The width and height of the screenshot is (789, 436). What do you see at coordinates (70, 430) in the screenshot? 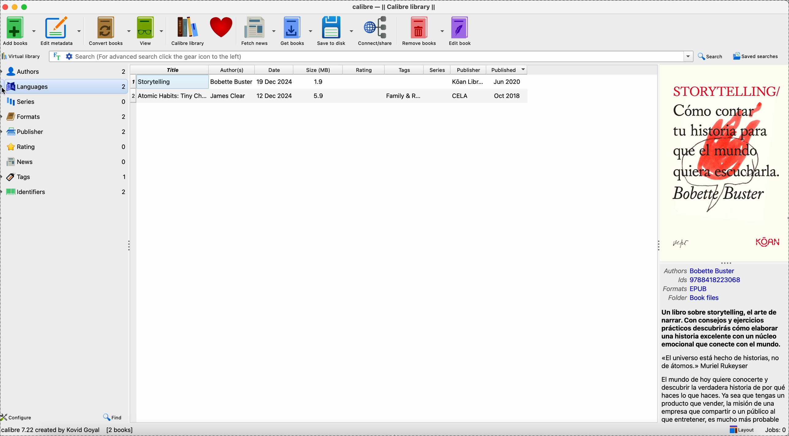
I see `Calibre 7.22 created by Kovid Goyal [2 books]` at bounding box center [70, 430].